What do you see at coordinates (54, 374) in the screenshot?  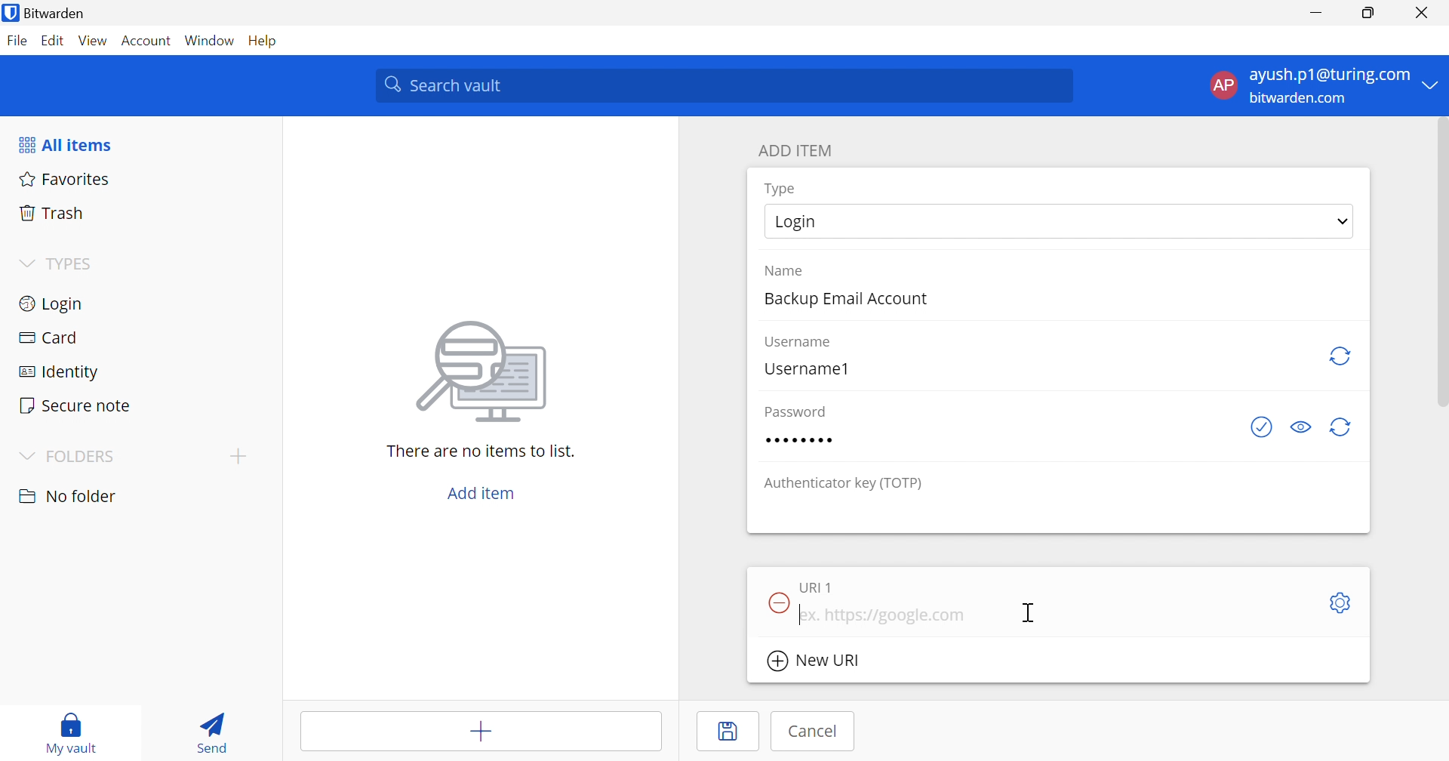 I see `Identity` at bounding box center [54, 374].